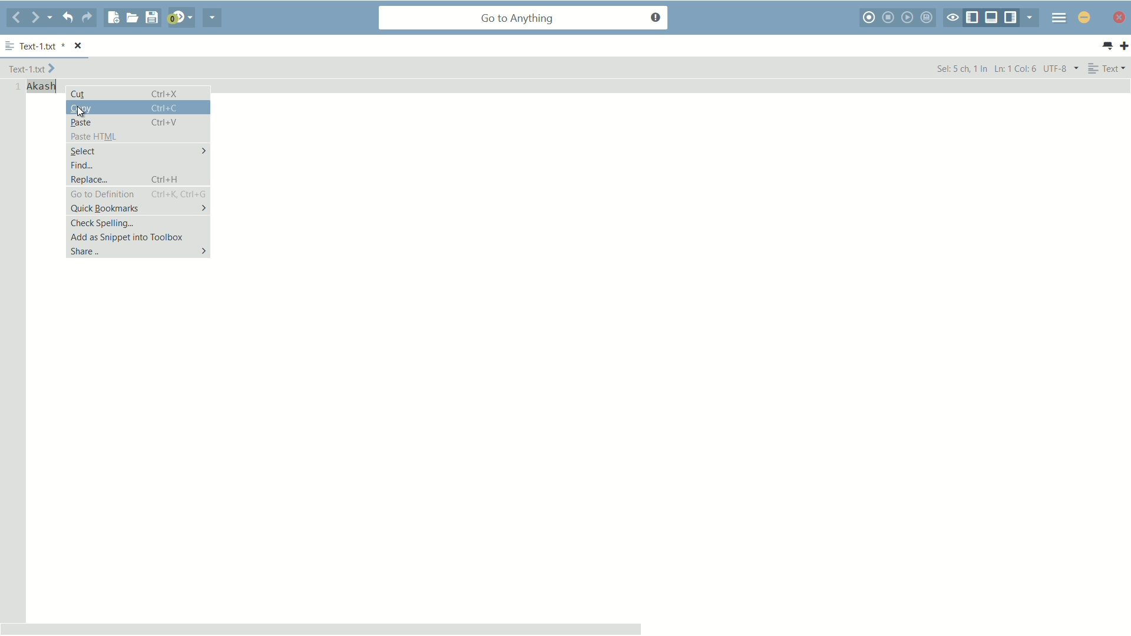 The image size is (1131, 636). I want to click on paste, so click(137, 121).